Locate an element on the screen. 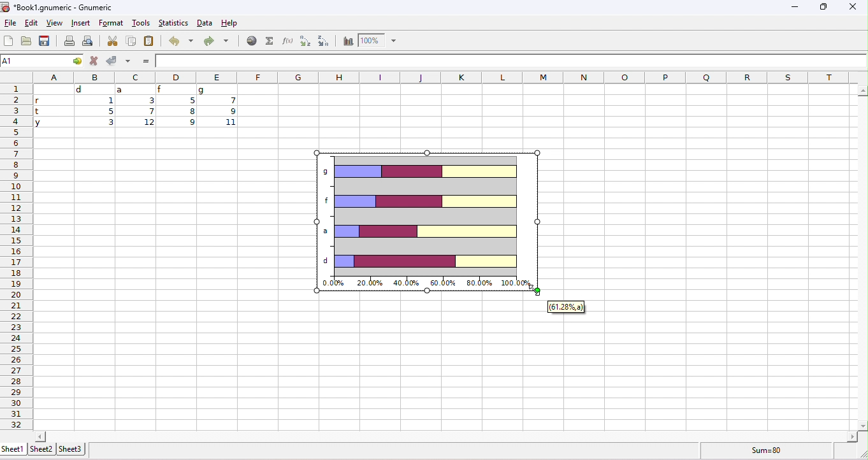 Image resolution: width=868 pixels, height=460 pixels. data is located at coordinates (204, 23).